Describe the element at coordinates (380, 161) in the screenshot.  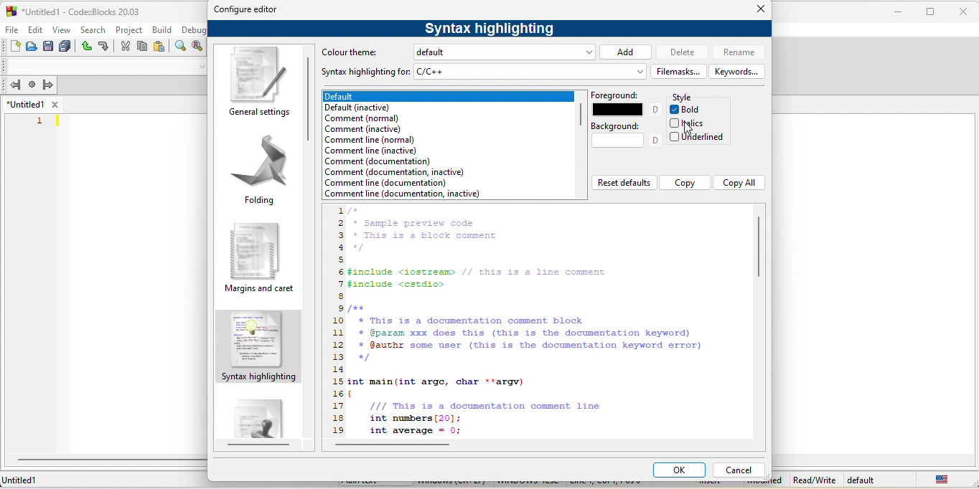
I see `comment documentation` at that location.